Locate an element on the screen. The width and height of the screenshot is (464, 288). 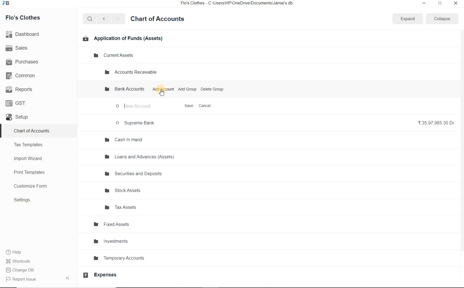
Customize Form is located at coordinates (33, 186).